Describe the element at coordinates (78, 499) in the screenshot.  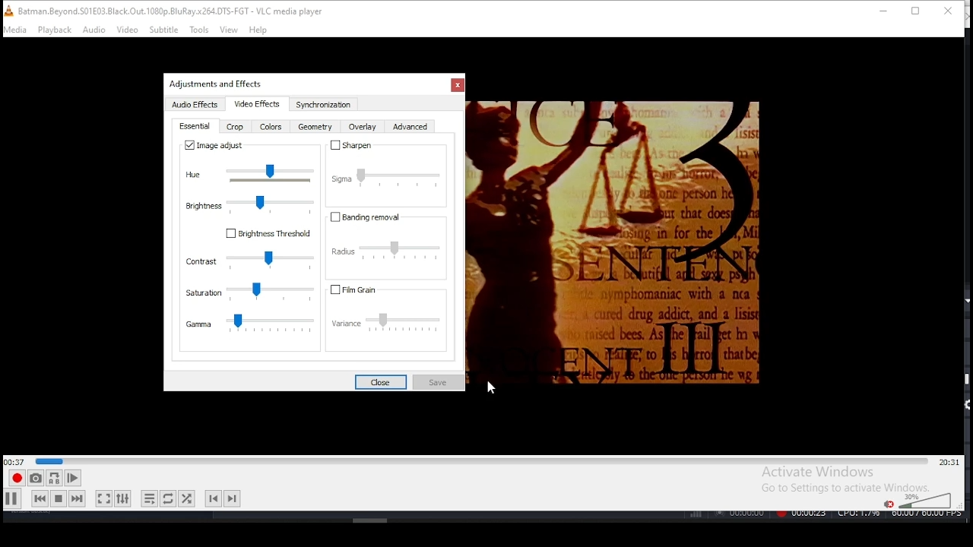
I see `next media in track, skips forward when held` at that location.